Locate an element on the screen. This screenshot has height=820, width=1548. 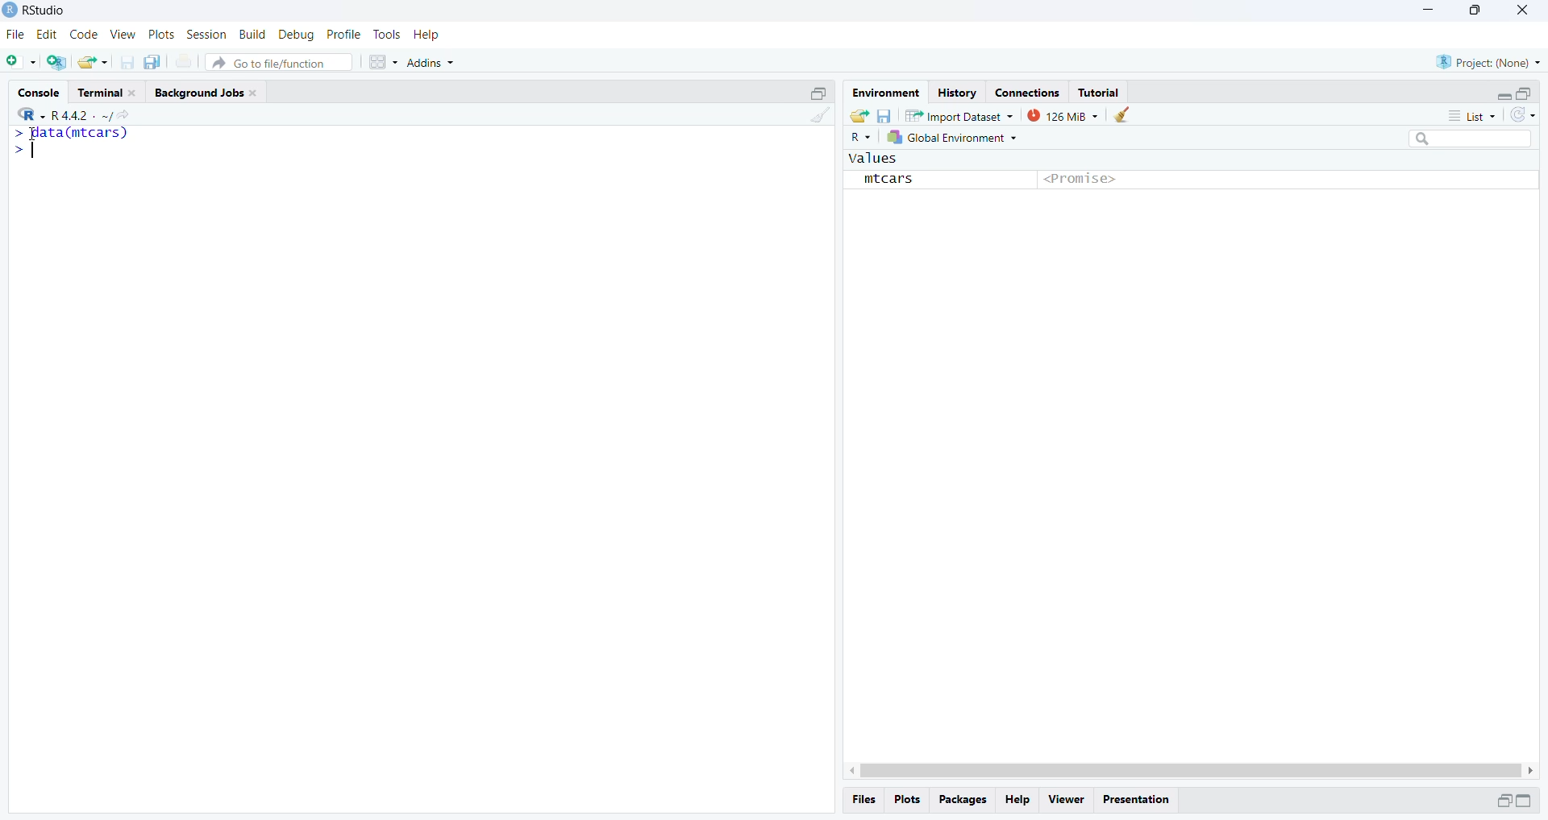
Import Dataset is located at coordinates (959, 115).